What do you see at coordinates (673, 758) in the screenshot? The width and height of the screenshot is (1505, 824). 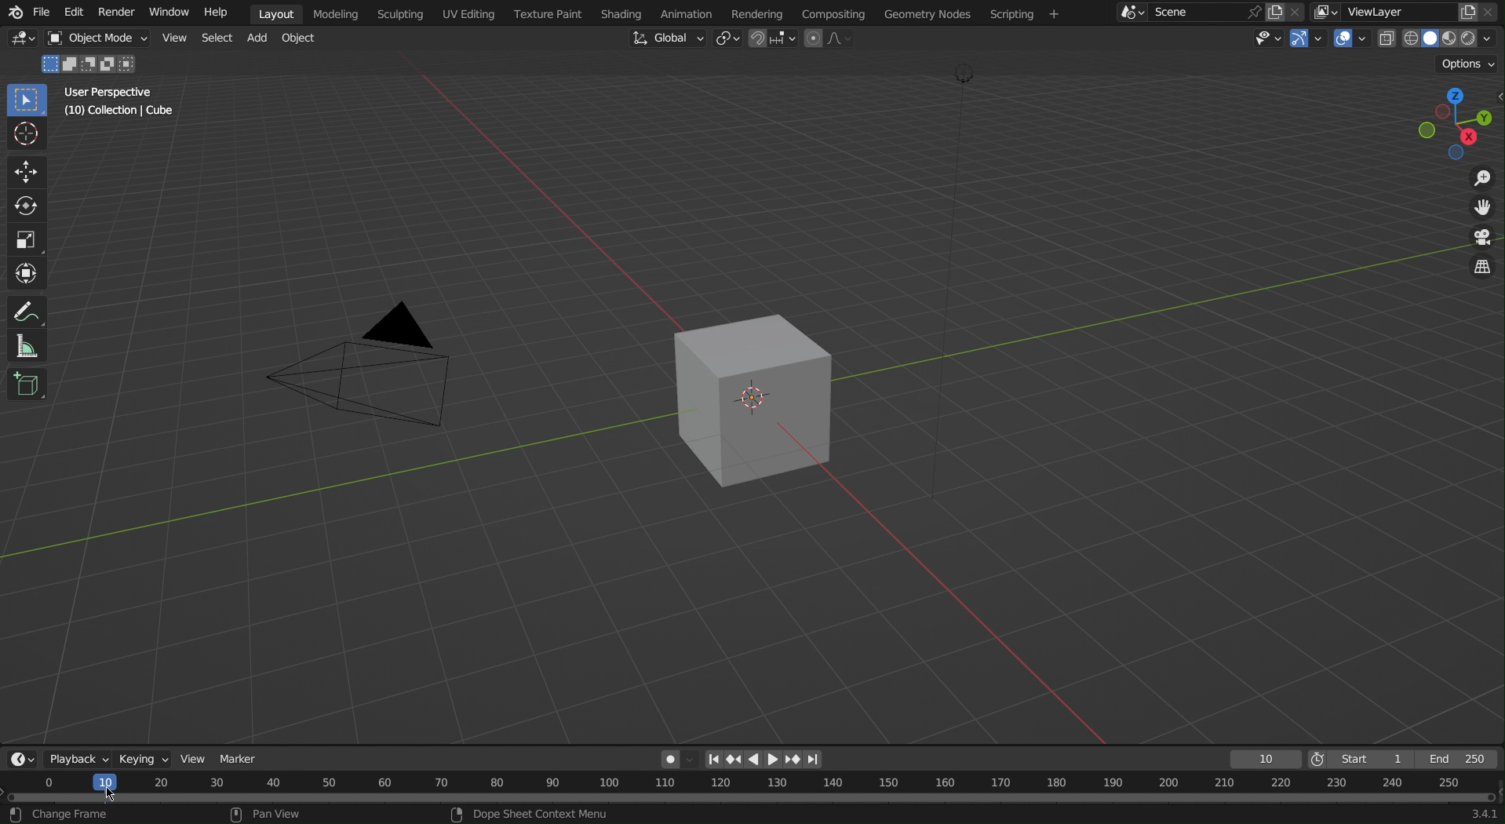 I see `Auto-Keying` at bounding box center [673, 758].